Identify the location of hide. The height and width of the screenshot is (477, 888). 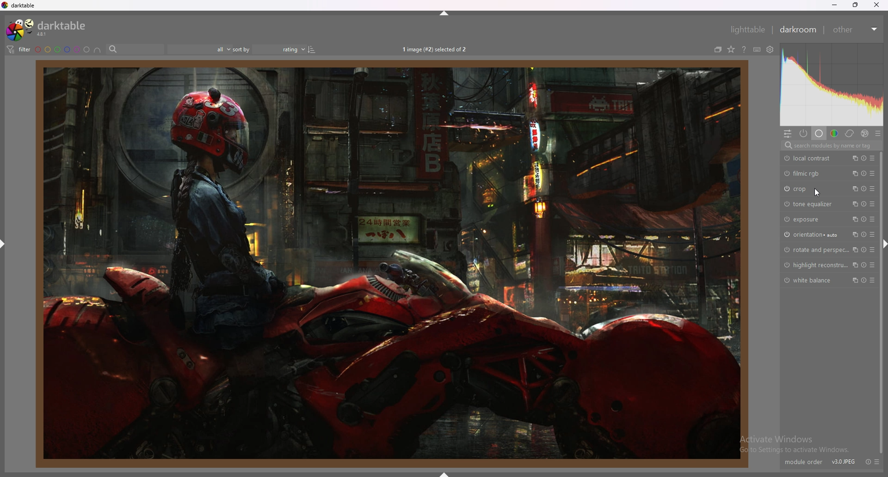
(442, 13).